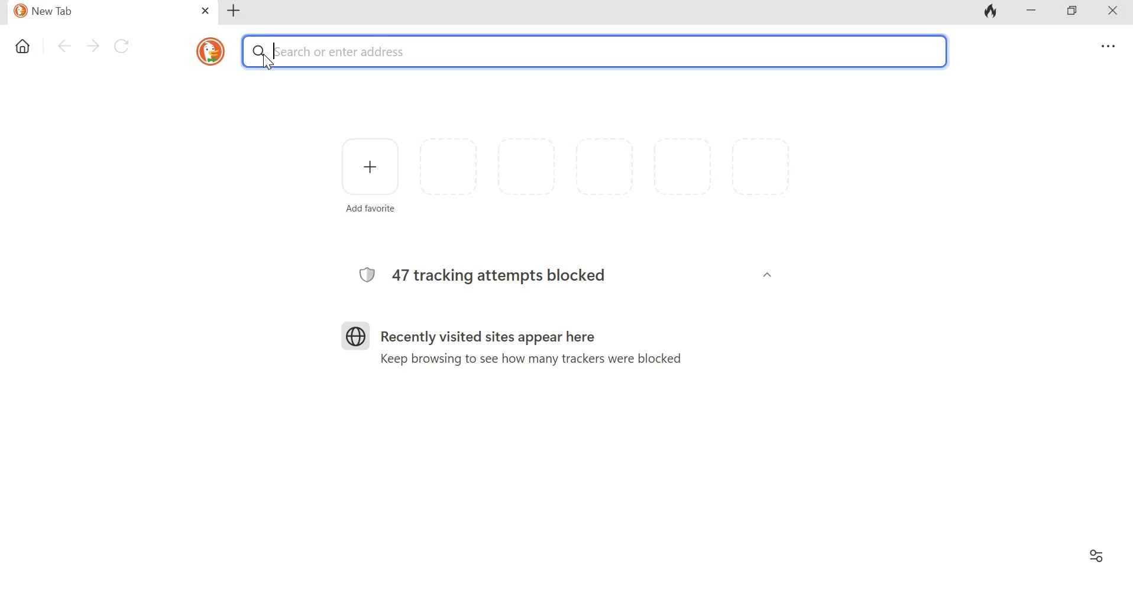 This screenshot has width=1133, height=592. I want to click on Filter settings, so click(1099, 555).